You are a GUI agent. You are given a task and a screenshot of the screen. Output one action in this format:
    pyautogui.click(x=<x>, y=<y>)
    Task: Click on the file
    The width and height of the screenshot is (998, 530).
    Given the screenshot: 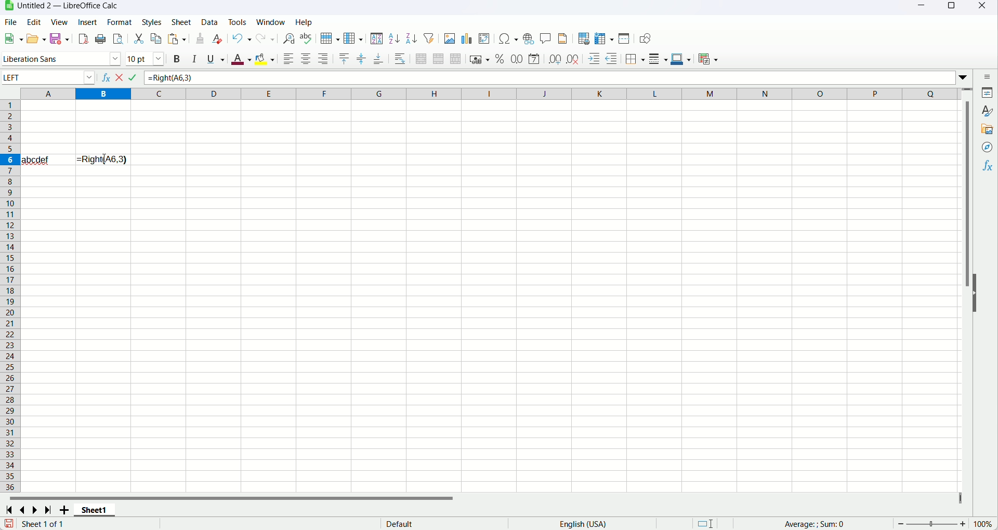 What is the action you would take?
    pyautogui.click(x=10, y=22)
    